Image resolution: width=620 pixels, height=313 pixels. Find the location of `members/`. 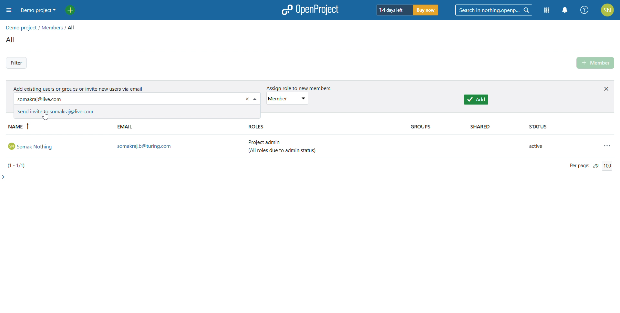

members/ is located at coordinates (54, 28).